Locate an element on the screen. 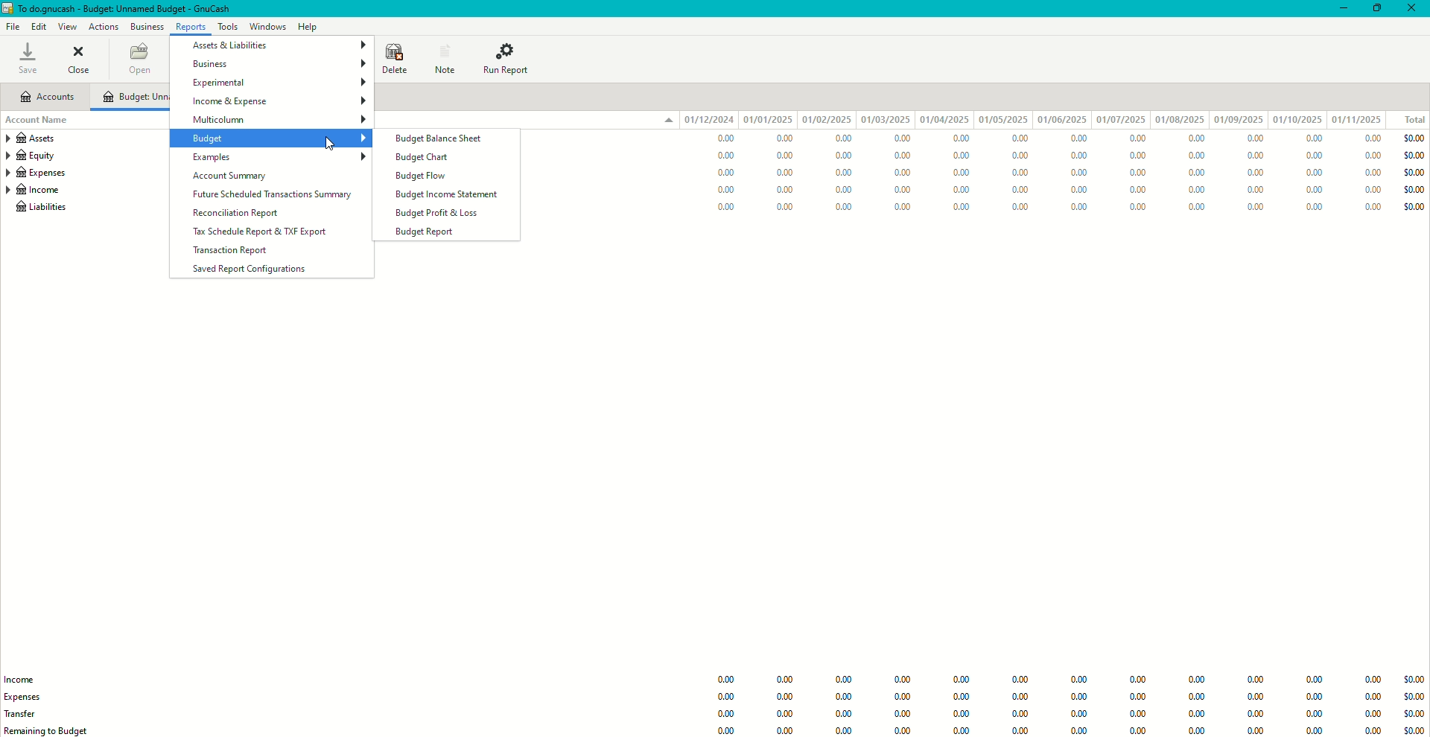  0.00 is located at coordinates (957, 156).